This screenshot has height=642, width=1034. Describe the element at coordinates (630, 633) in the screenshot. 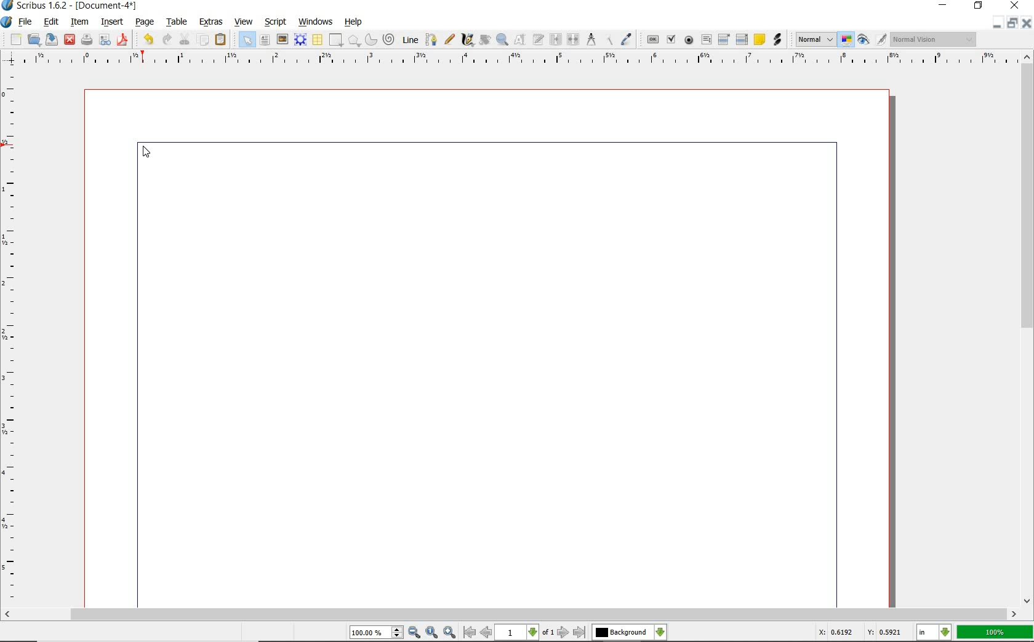

I see `Background` at that location.